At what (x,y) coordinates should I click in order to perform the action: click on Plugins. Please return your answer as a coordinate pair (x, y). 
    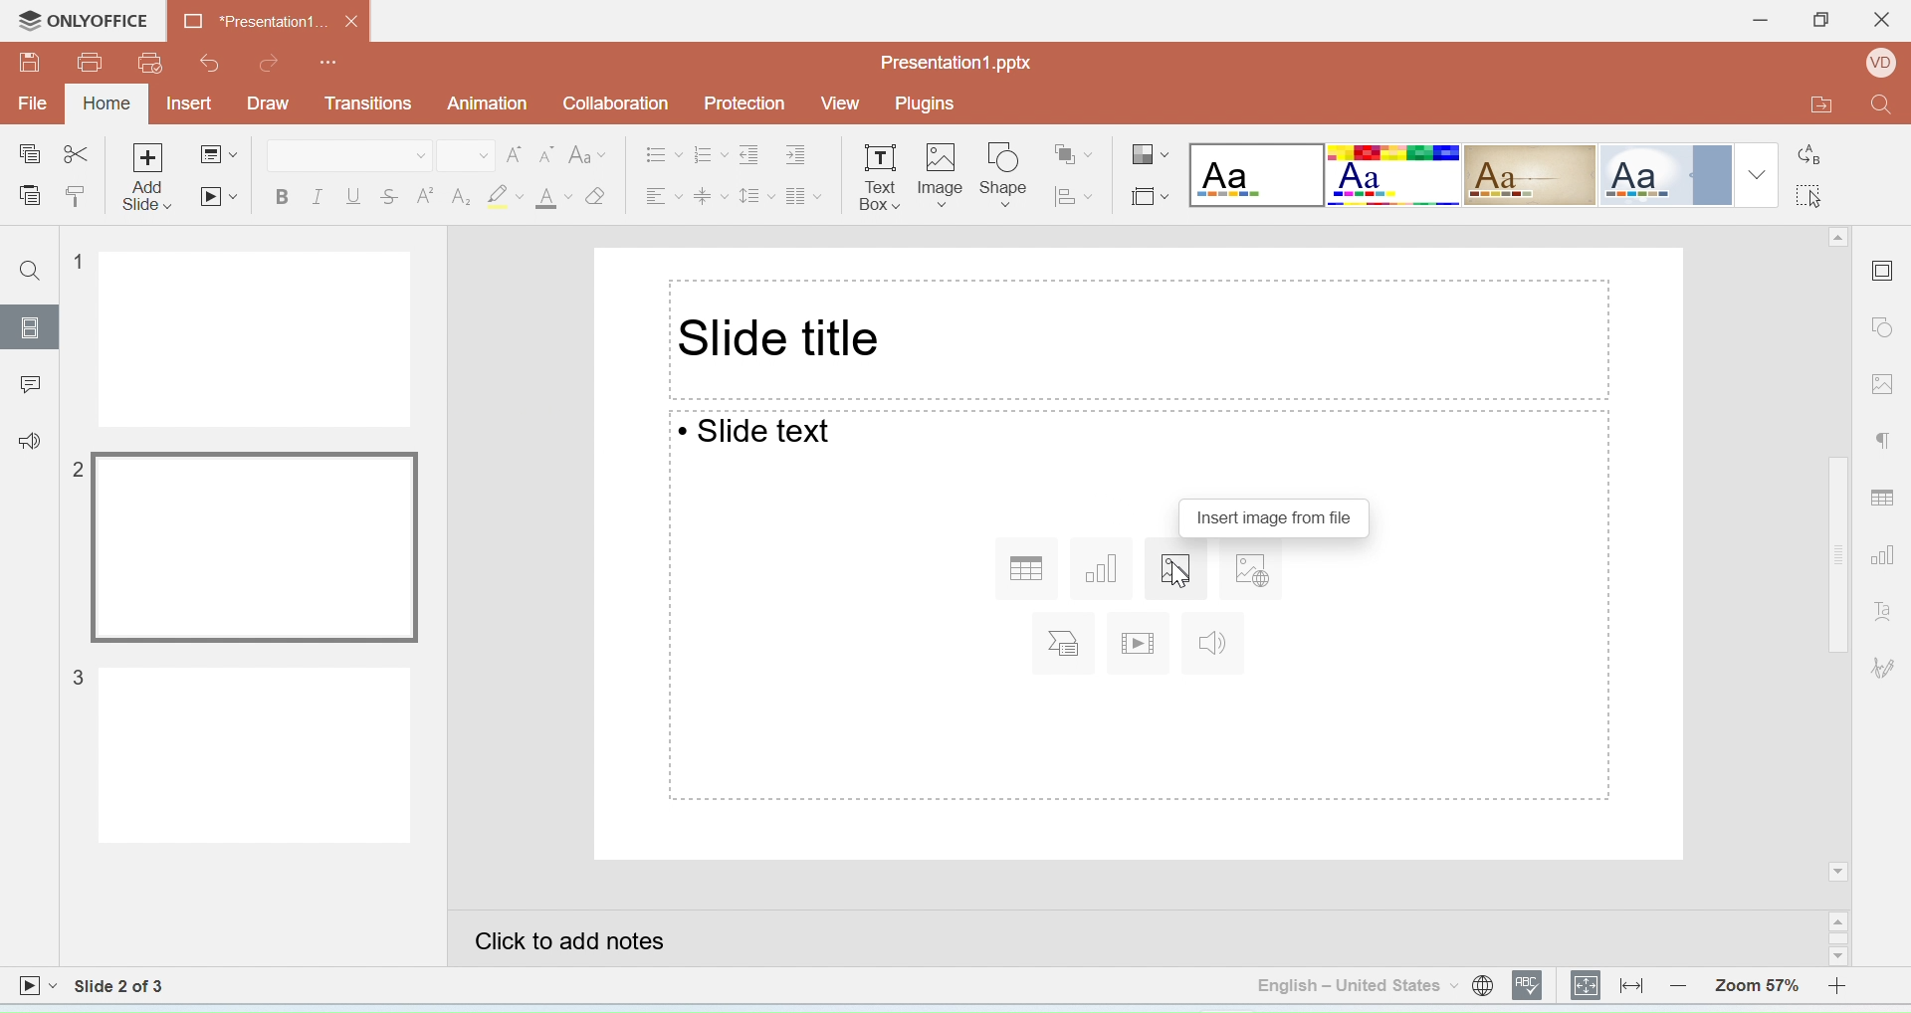
    Looking at the image, I should click on (931, 103).